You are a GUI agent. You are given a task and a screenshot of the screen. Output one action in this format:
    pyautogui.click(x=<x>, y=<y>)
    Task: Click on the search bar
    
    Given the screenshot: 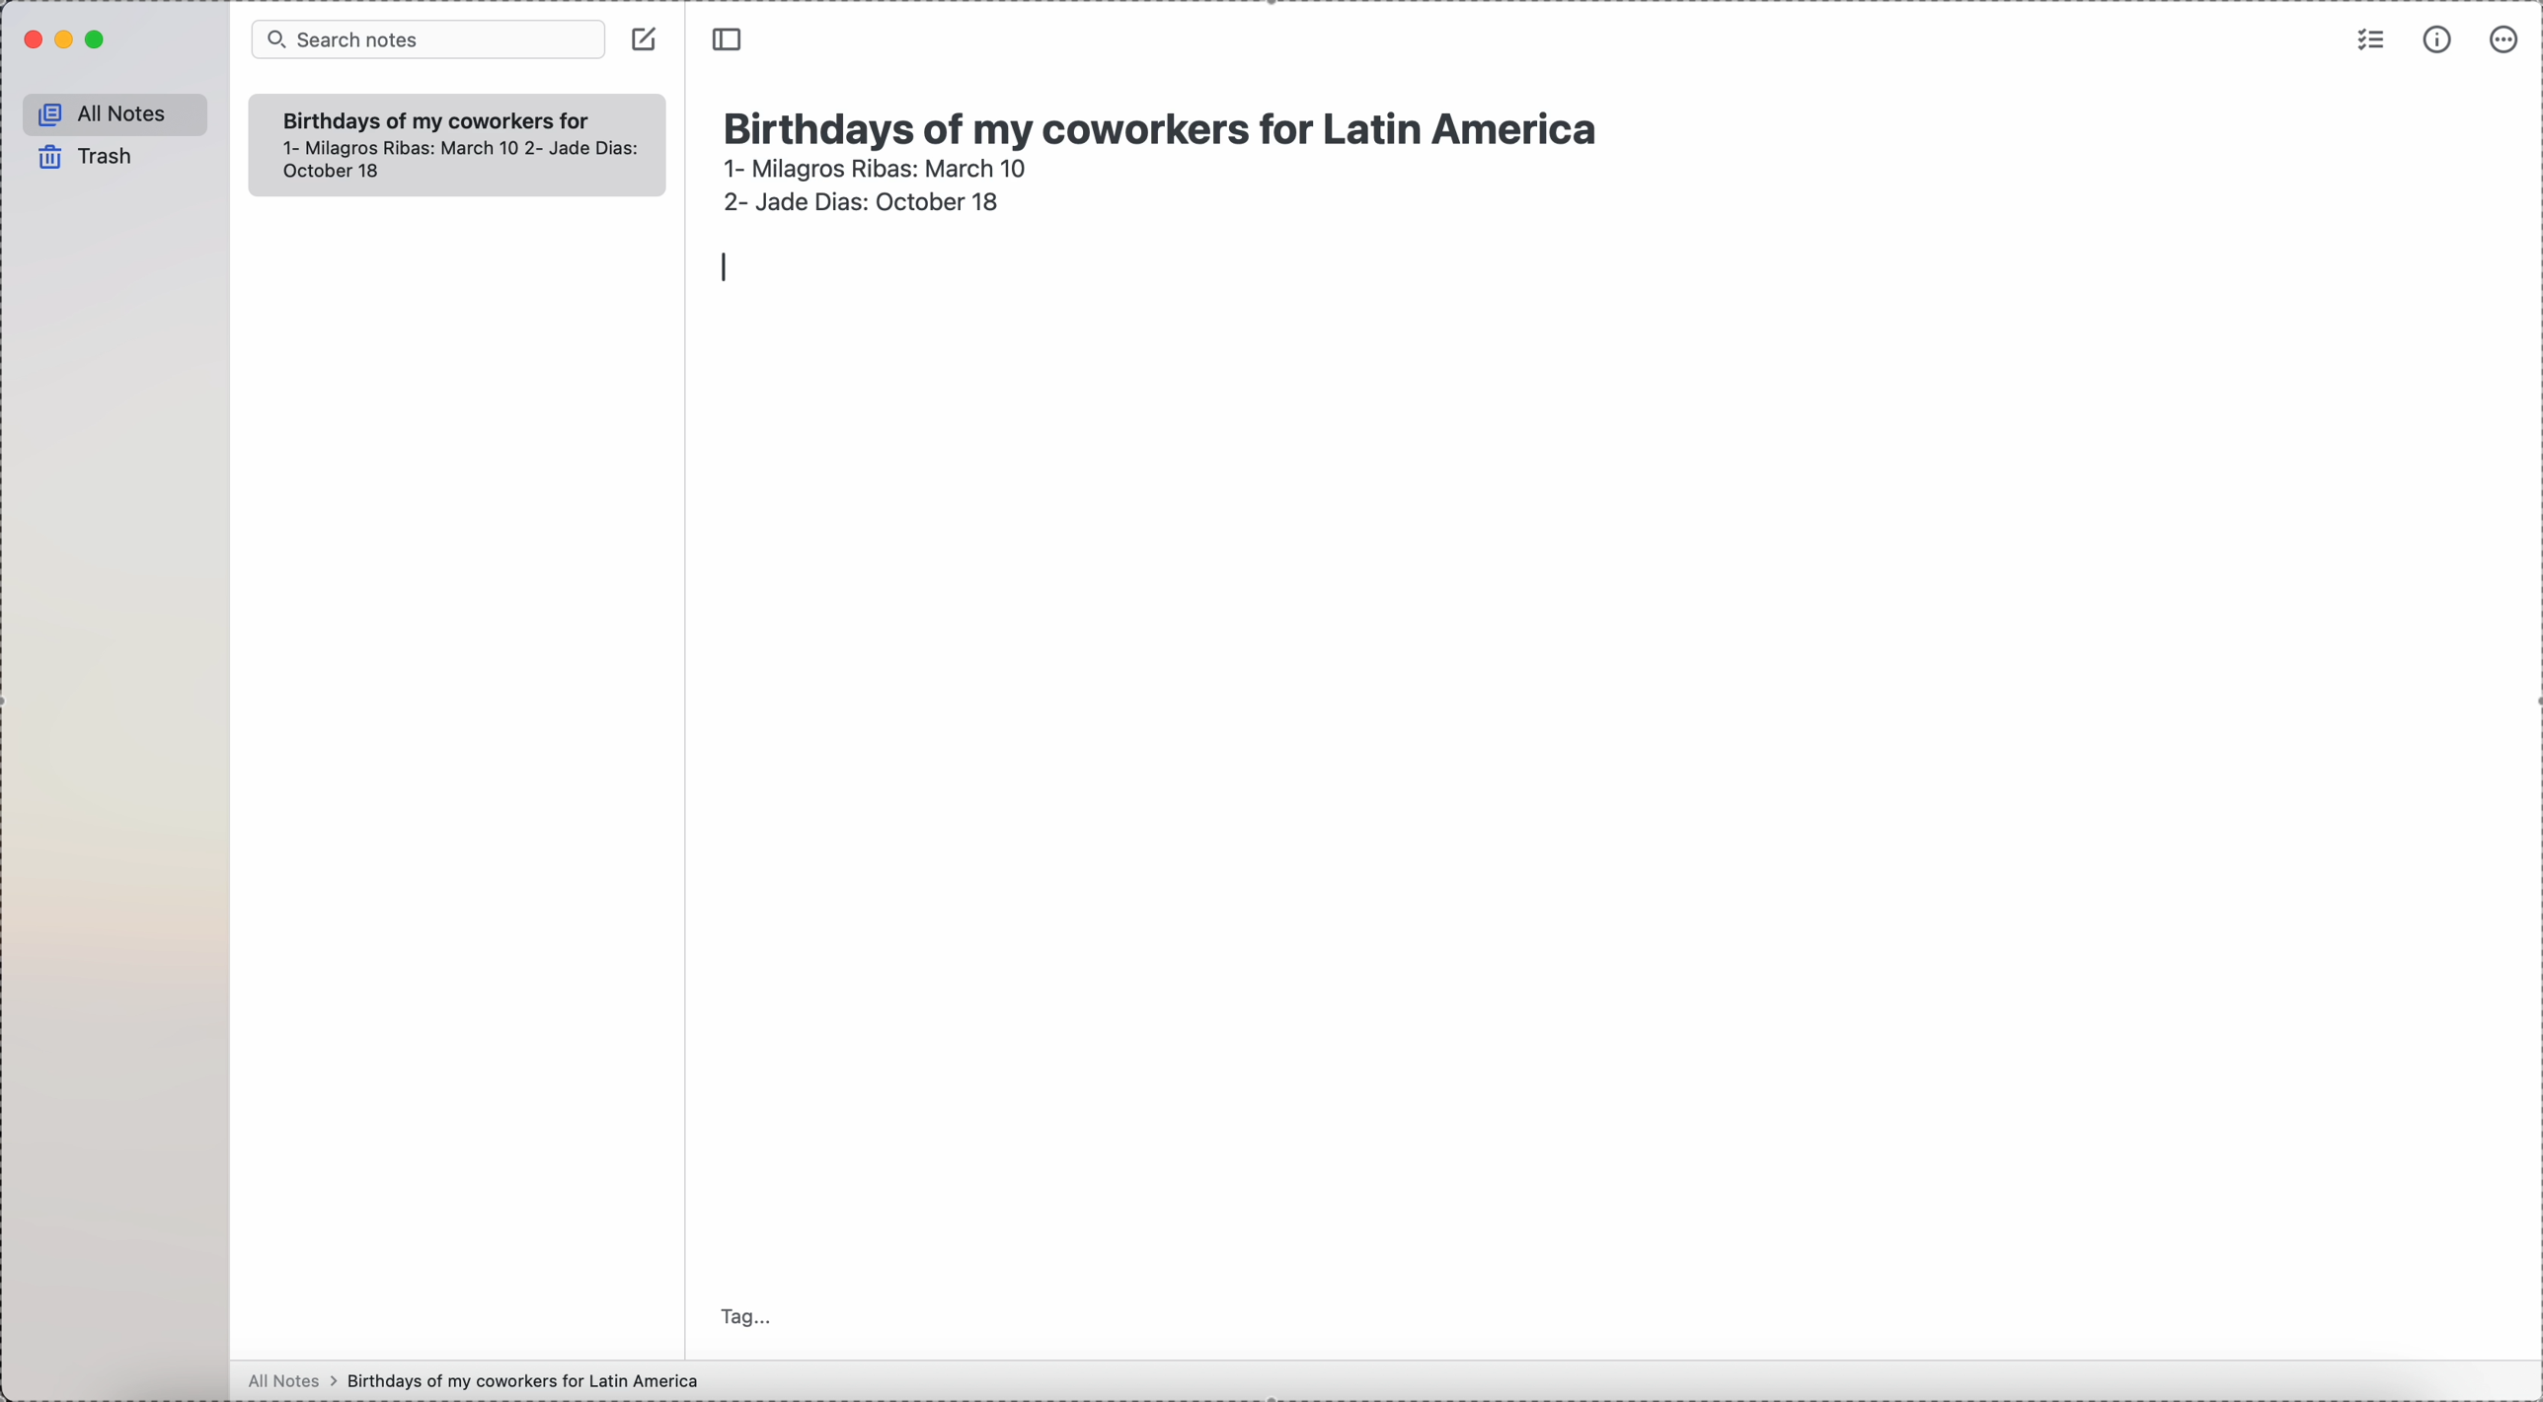 What is the action you would take?
    pyautogui.click(x=427, y=40)
    